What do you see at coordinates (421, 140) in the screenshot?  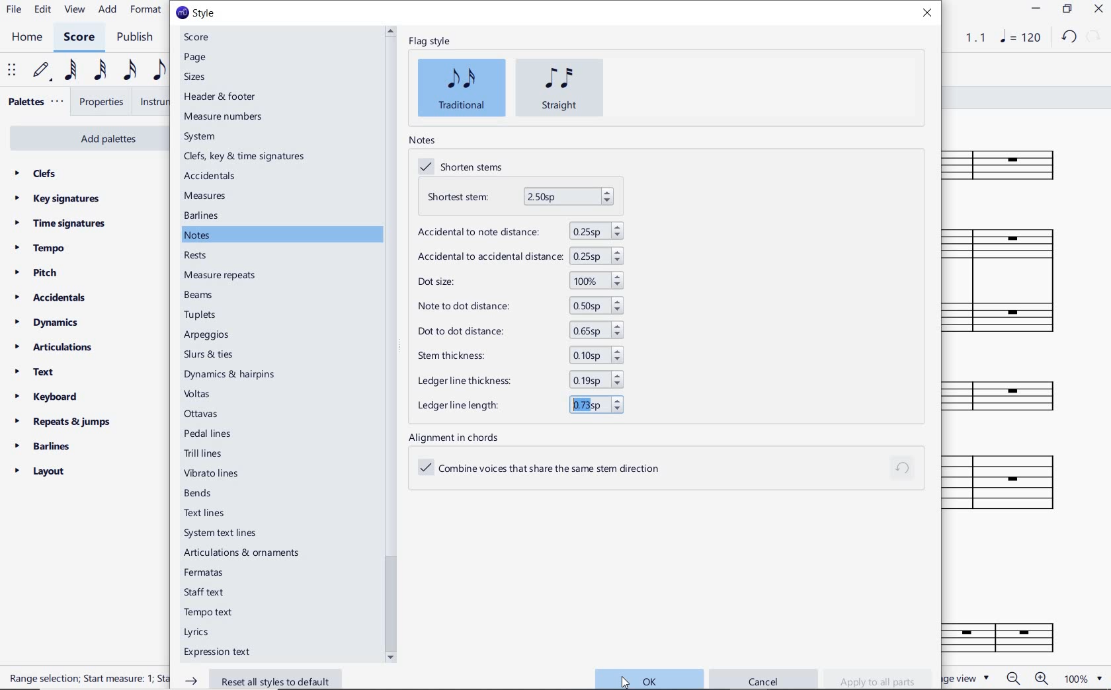 I see `notes` at bounding box center [421, 140].